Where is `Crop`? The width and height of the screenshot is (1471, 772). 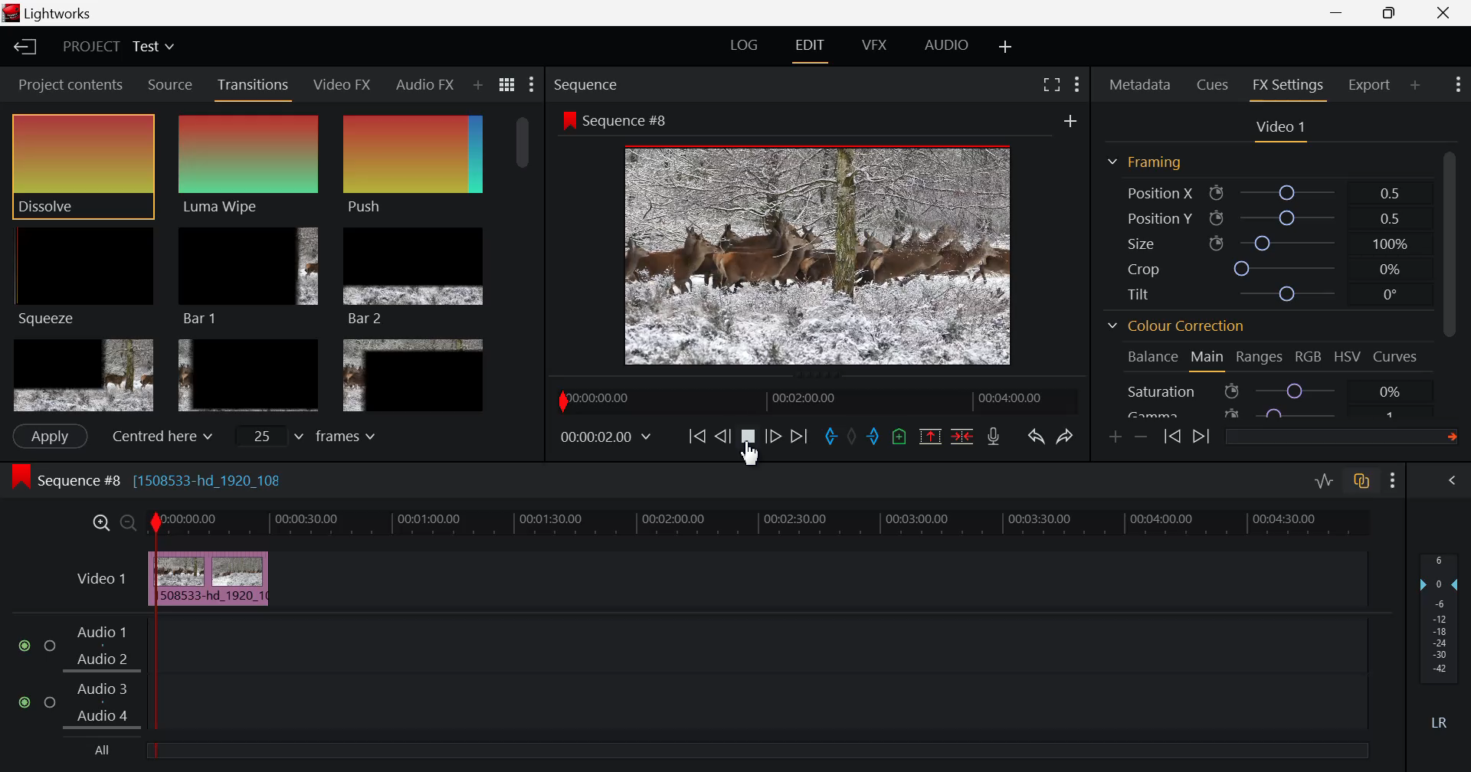 Crop is located at coordinates (1265, 268).